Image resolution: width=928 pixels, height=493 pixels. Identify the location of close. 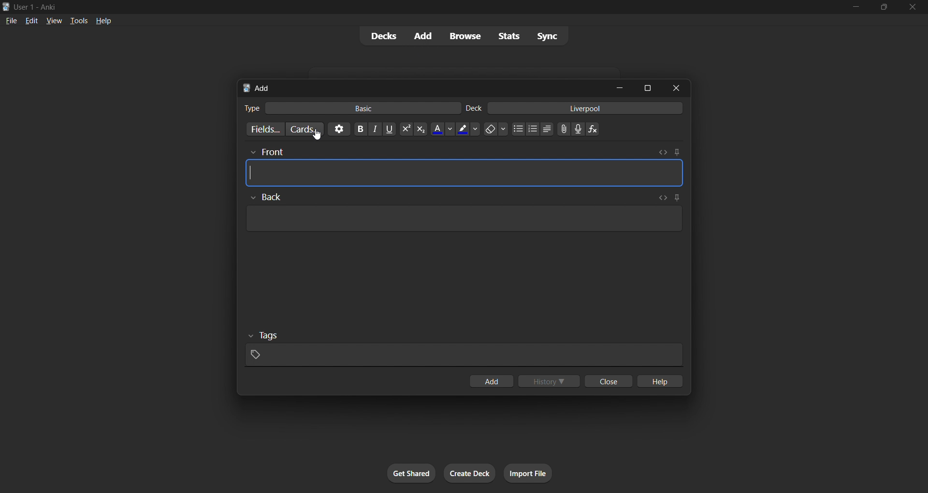
(606, 381).